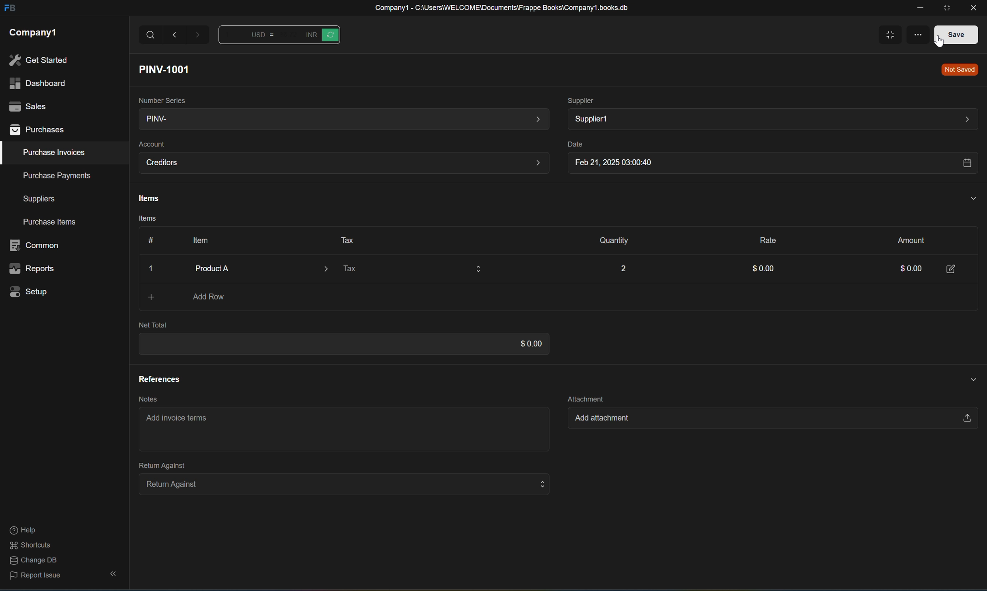 The height and width of the screenshot is (591, 987). I want to click on change DB, so click(31, 561).